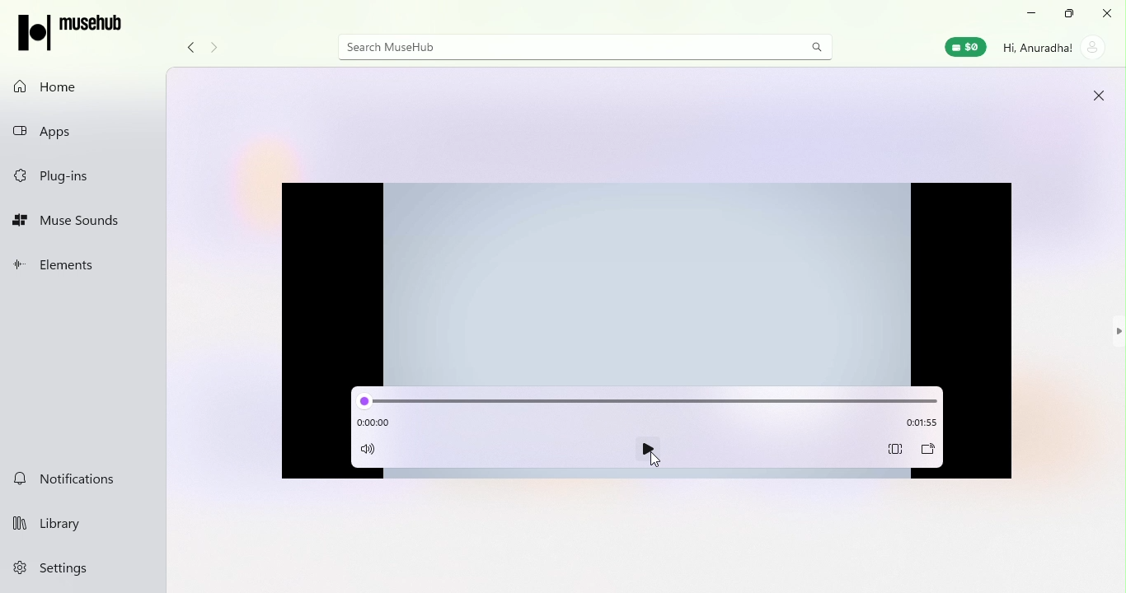 The height and width of the screenshot is (593, 1126). What do you see at coordinates (82, 86) in the screenshot?
I see `Home` at bounding box center [82, 86].